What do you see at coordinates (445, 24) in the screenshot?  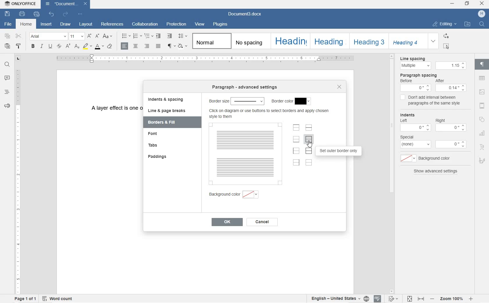 I see `EDITING` at bounding box center [445, 24].